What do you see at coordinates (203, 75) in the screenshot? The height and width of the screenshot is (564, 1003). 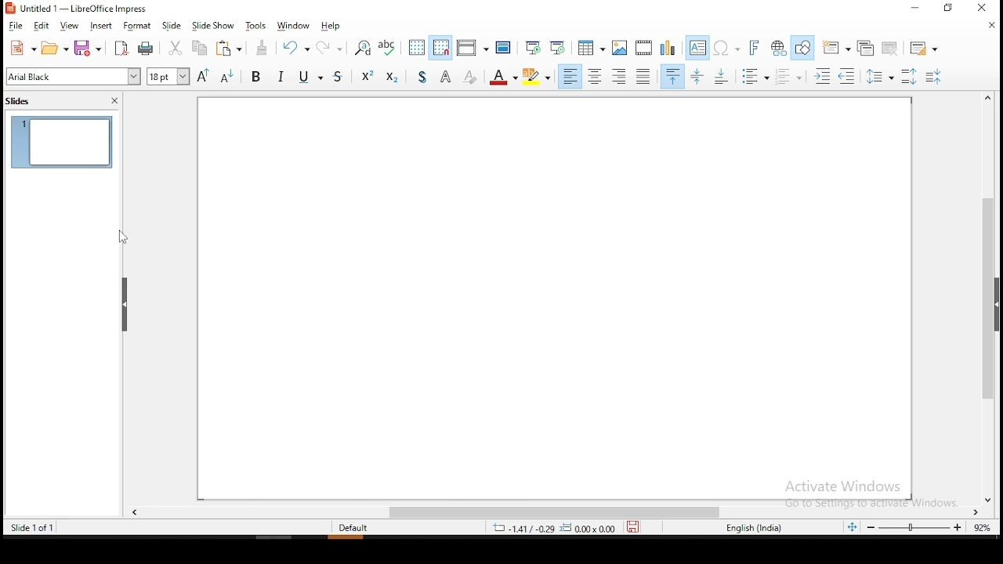 I see `increase font size` at bounding box center [203, 75].